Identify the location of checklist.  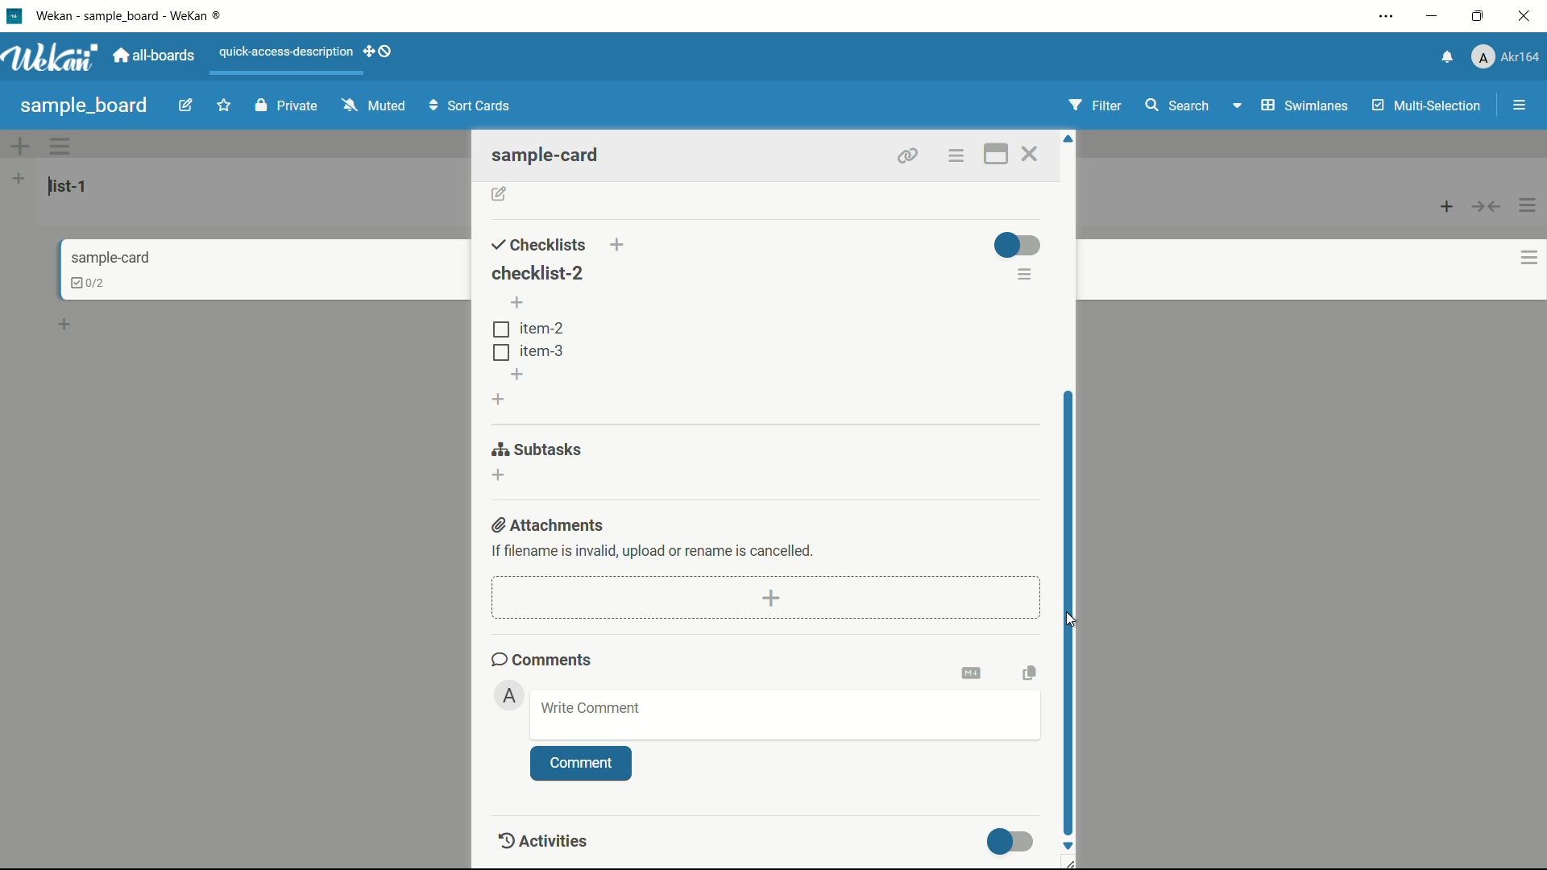
(79, 282).